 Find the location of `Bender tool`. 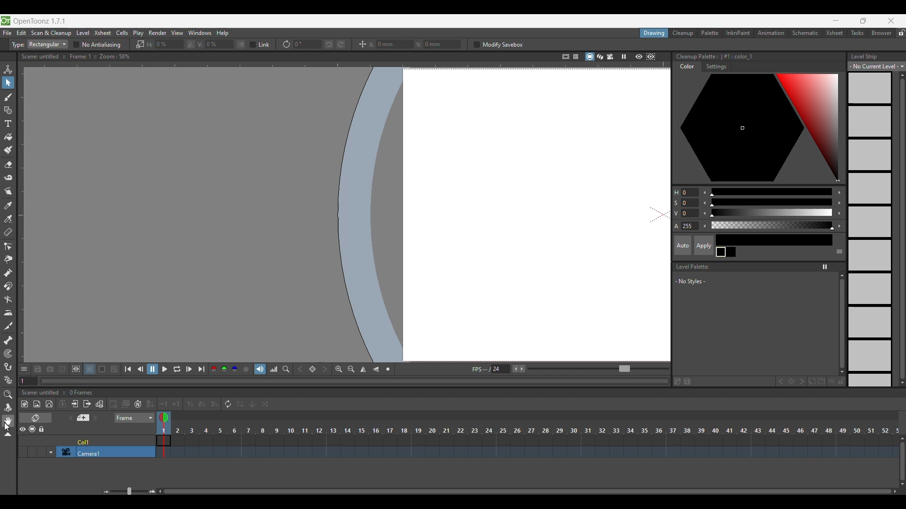

Bender tool is located at coordinates (8, 299).